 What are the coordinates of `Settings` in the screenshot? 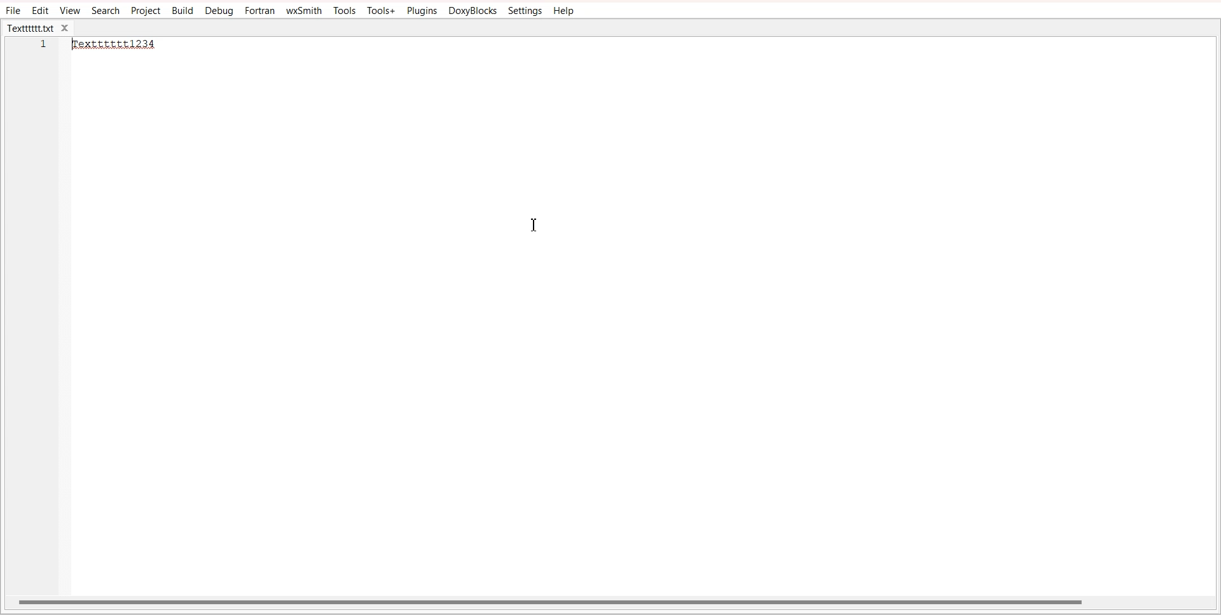 It's located at (525, 10).